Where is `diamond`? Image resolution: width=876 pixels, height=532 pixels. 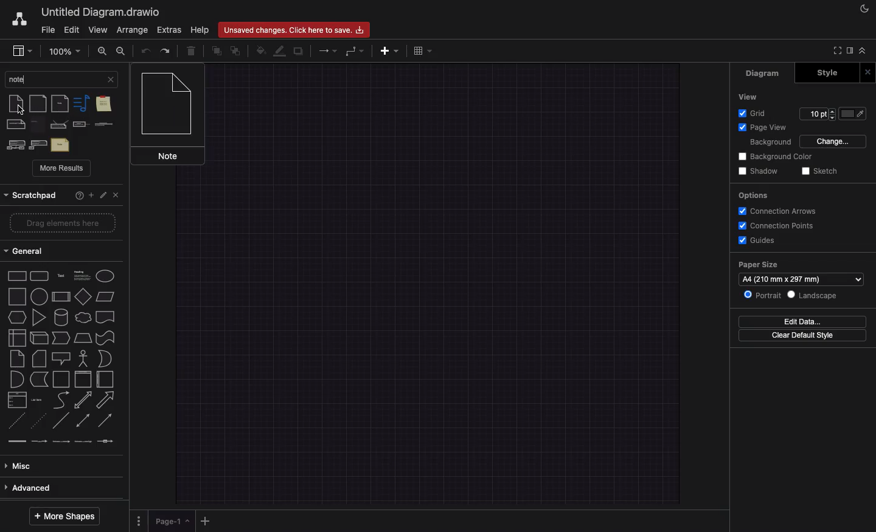 diamond is located at coordinates (61, 298).